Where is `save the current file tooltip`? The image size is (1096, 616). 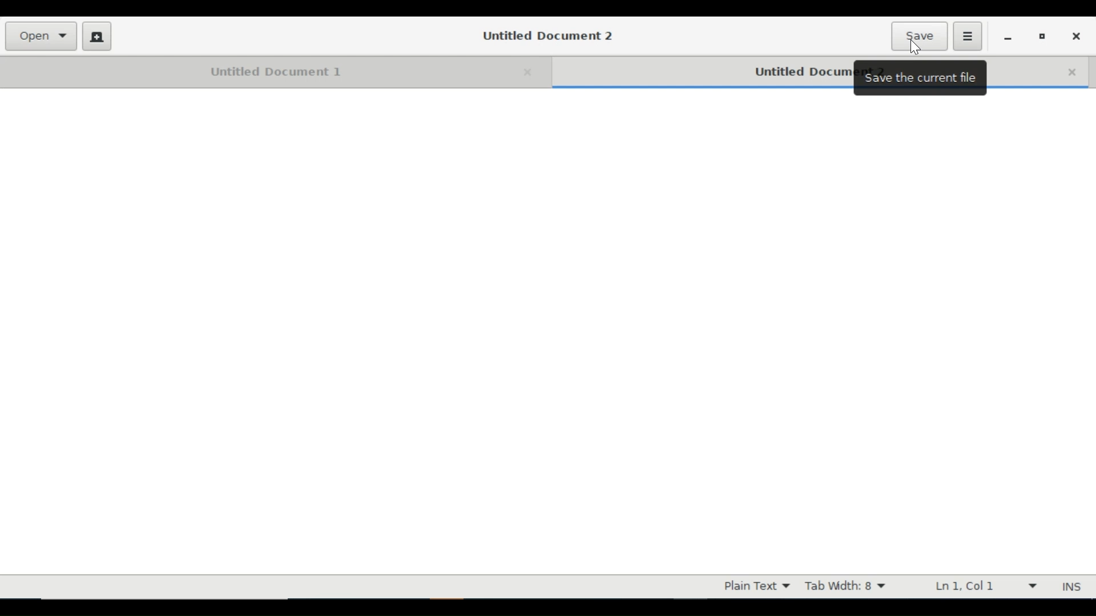
save the current file tooltip is located at coordinates (922, 78).